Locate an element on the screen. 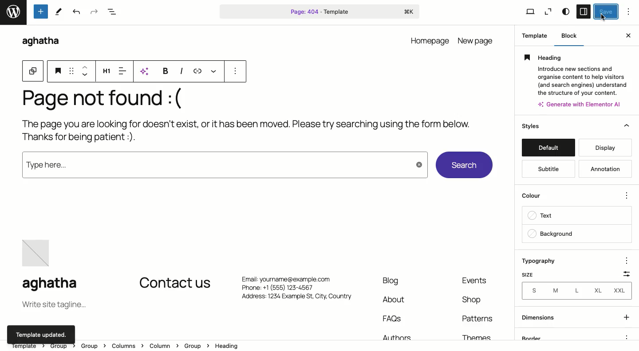 Image resolution: width=639 pixels, height=351 pixels. annotation is located at coordinates (605, 168).